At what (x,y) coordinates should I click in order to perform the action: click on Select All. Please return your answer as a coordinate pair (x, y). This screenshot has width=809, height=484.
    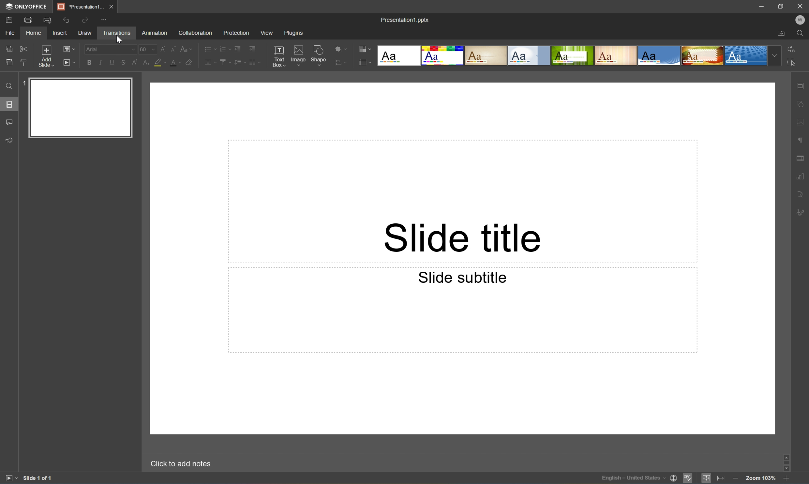
    Looking at the image, I should click on (793, 63).